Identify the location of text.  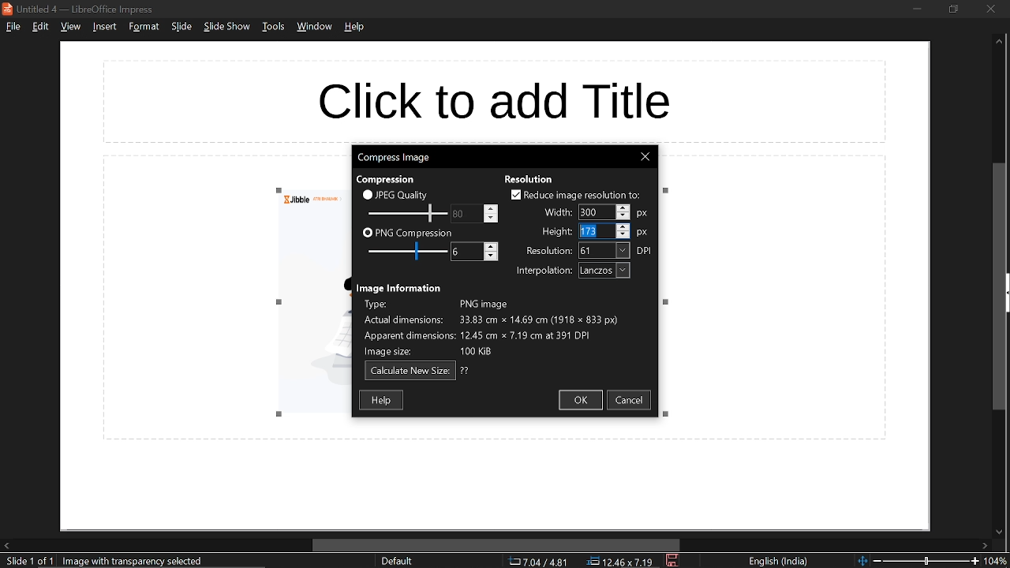
(399, 287).